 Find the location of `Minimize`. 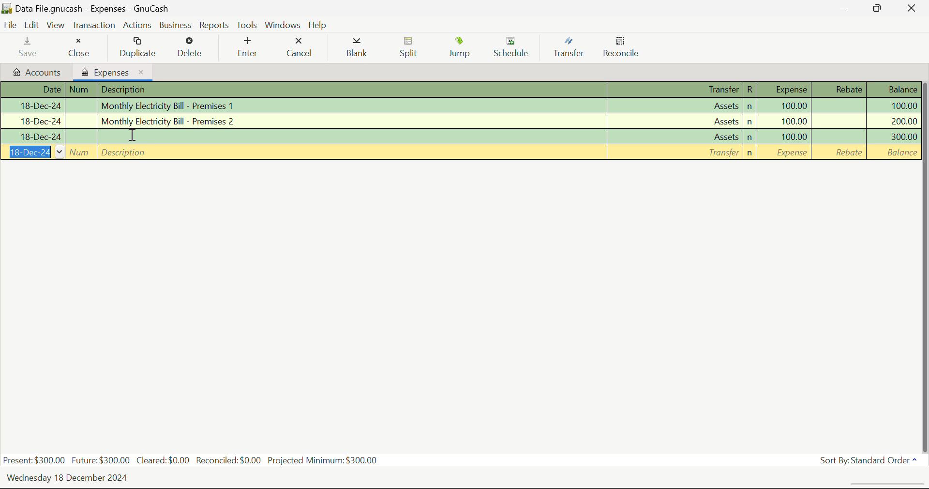

Minimize is located at coordinates (879, 10).